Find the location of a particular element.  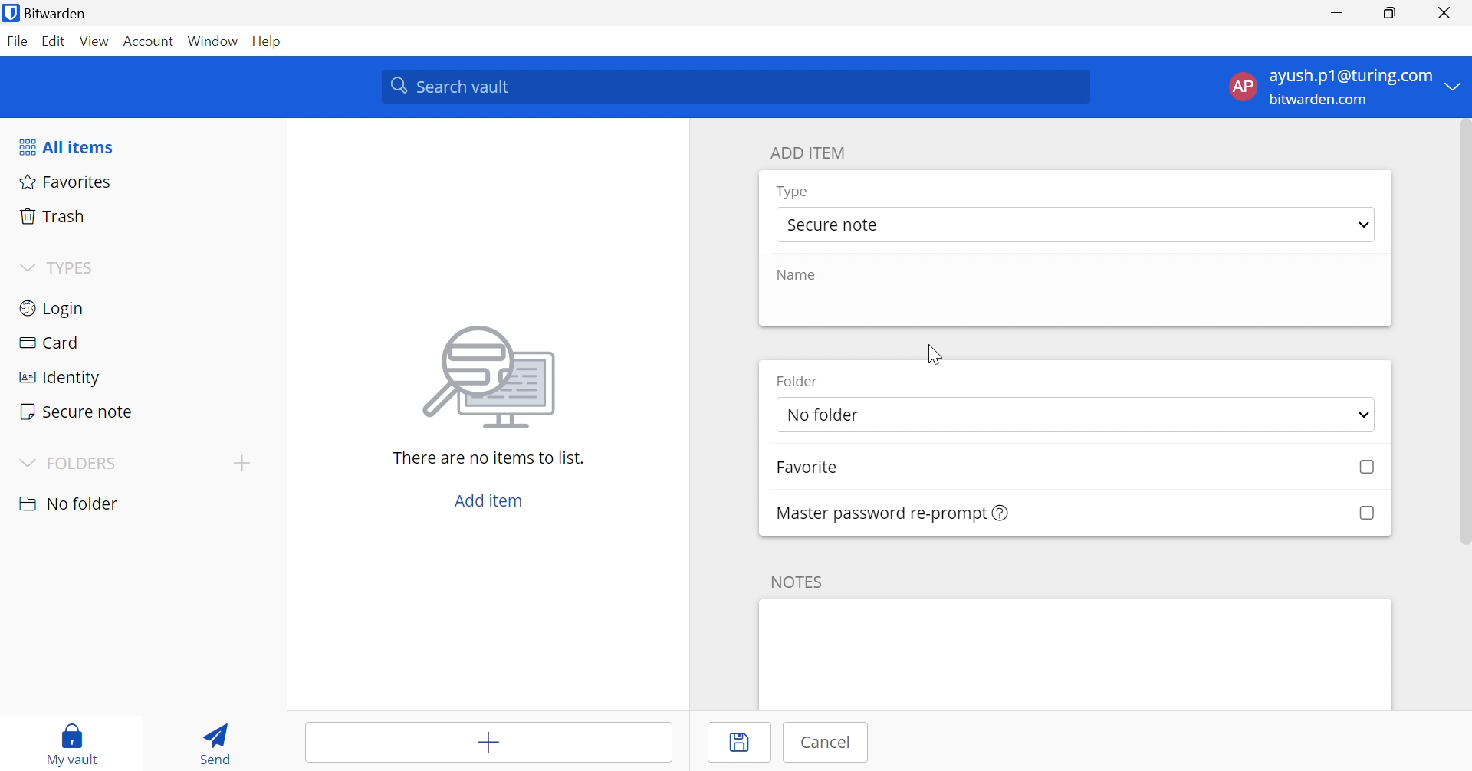

NOTES is located at coordinates (797, 581).